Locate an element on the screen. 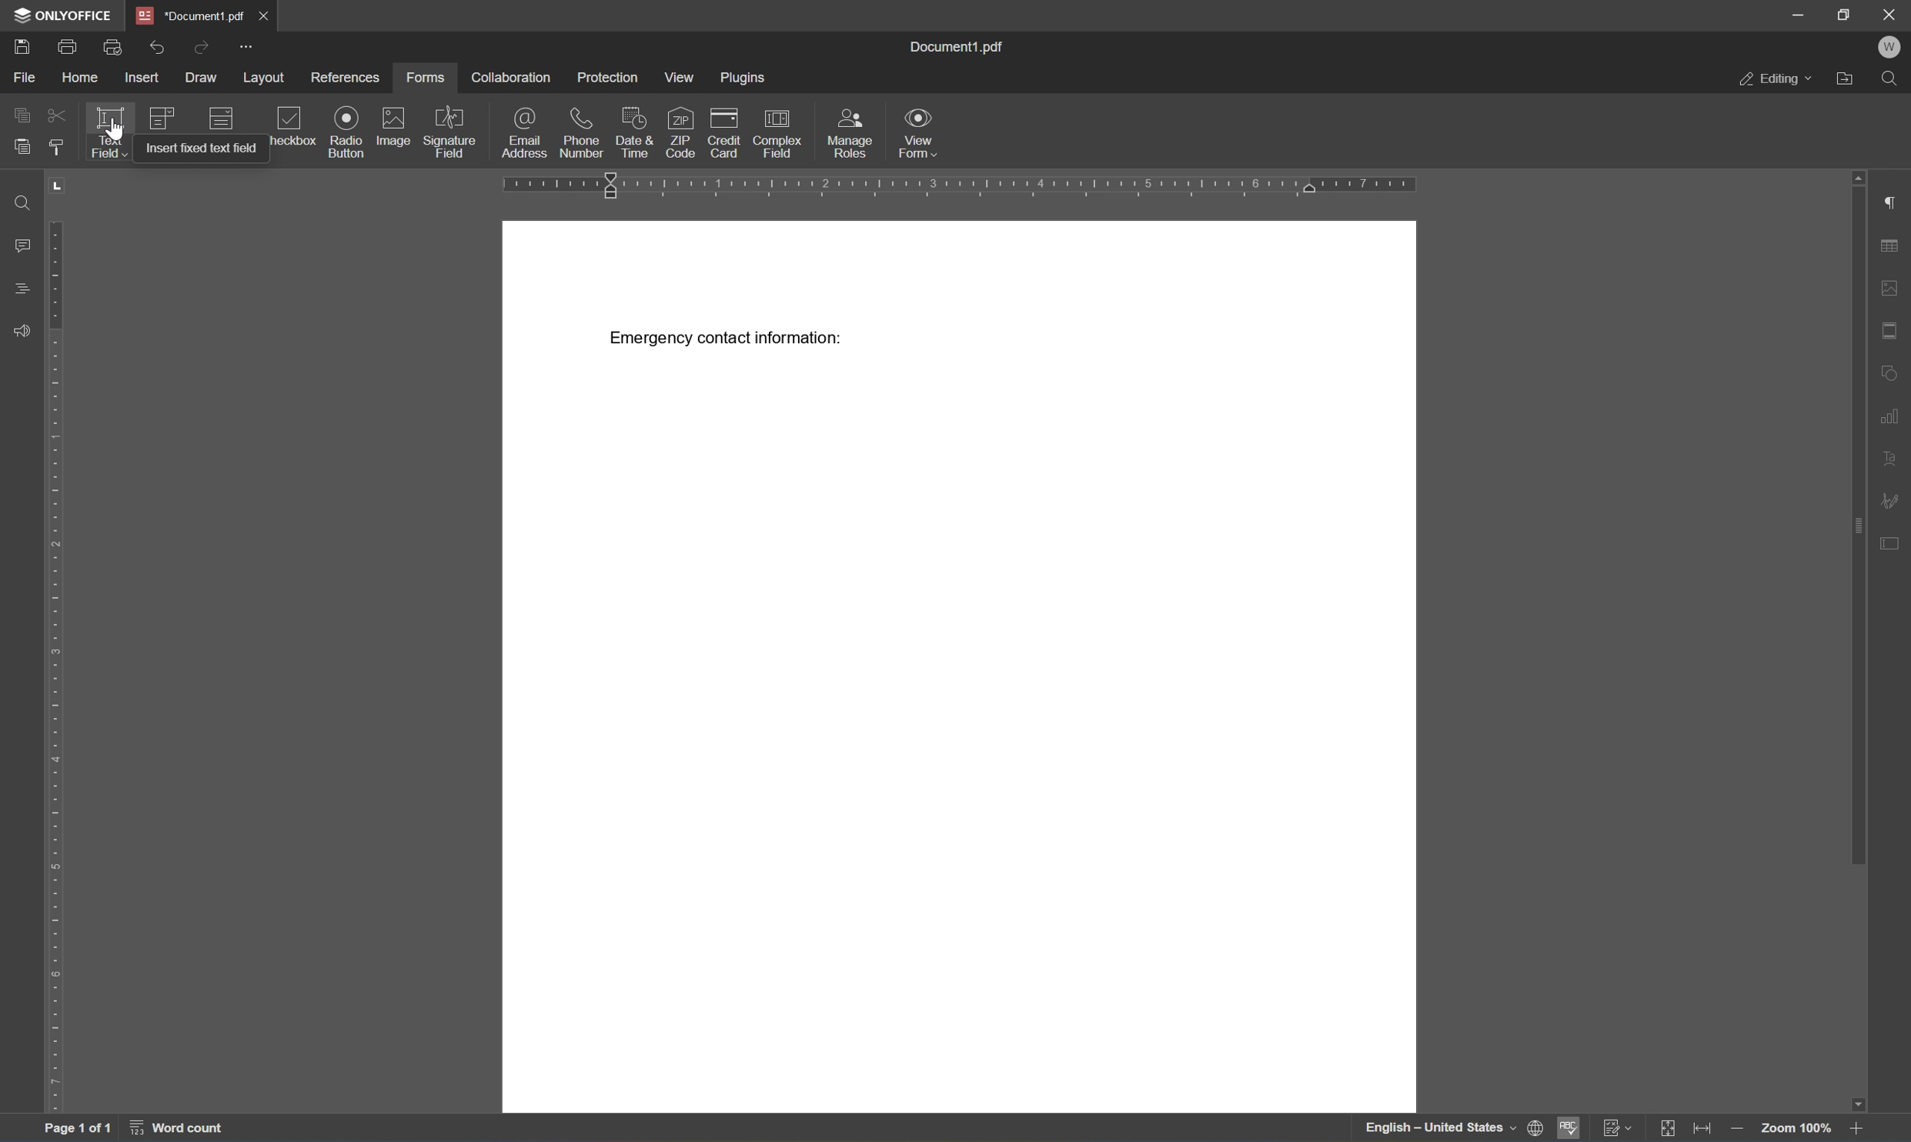 This screenshot has height=1142, width=1911. checkbox is located at coordinates (289, 130).